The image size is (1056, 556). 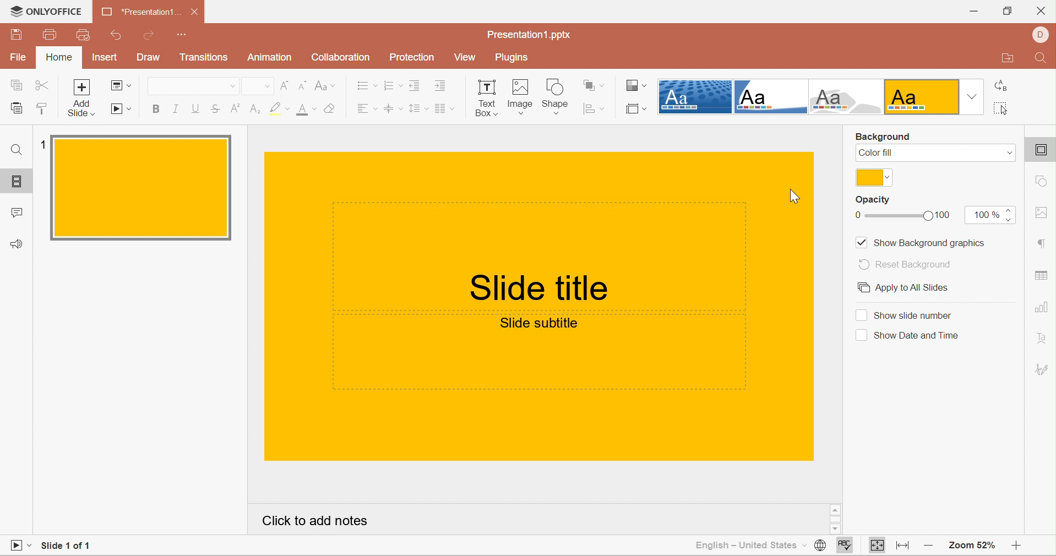 What do you see at coordinates (194, 108) in the screenshot?
I see `Underline` at bounding box center [194, 108].